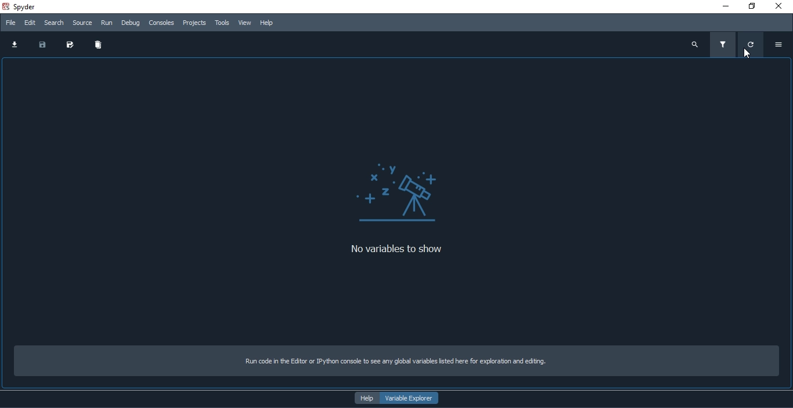 Image resolution: width=793 pixels, height=408 pixels. What do you see at coordinates (96, 46) in the screenshot?
I see `delete` at bounding box center [96, 46].